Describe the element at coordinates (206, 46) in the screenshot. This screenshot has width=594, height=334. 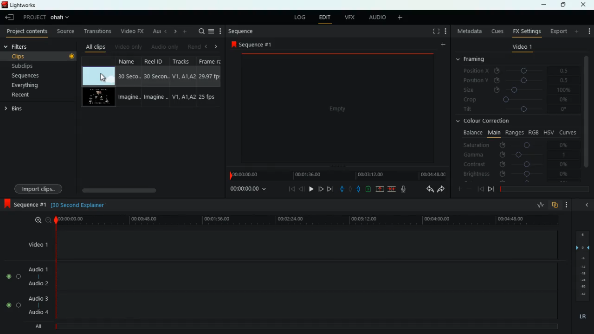
I see `left` at that location.